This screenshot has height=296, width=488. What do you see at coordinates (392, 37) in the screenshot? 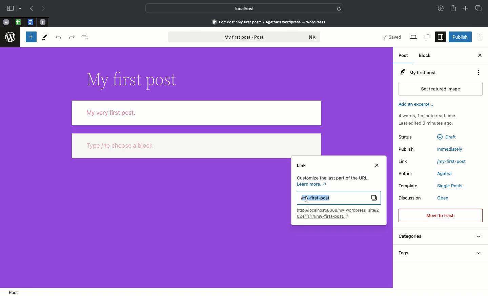
I see `Saved` at bounding box center [392, 37].